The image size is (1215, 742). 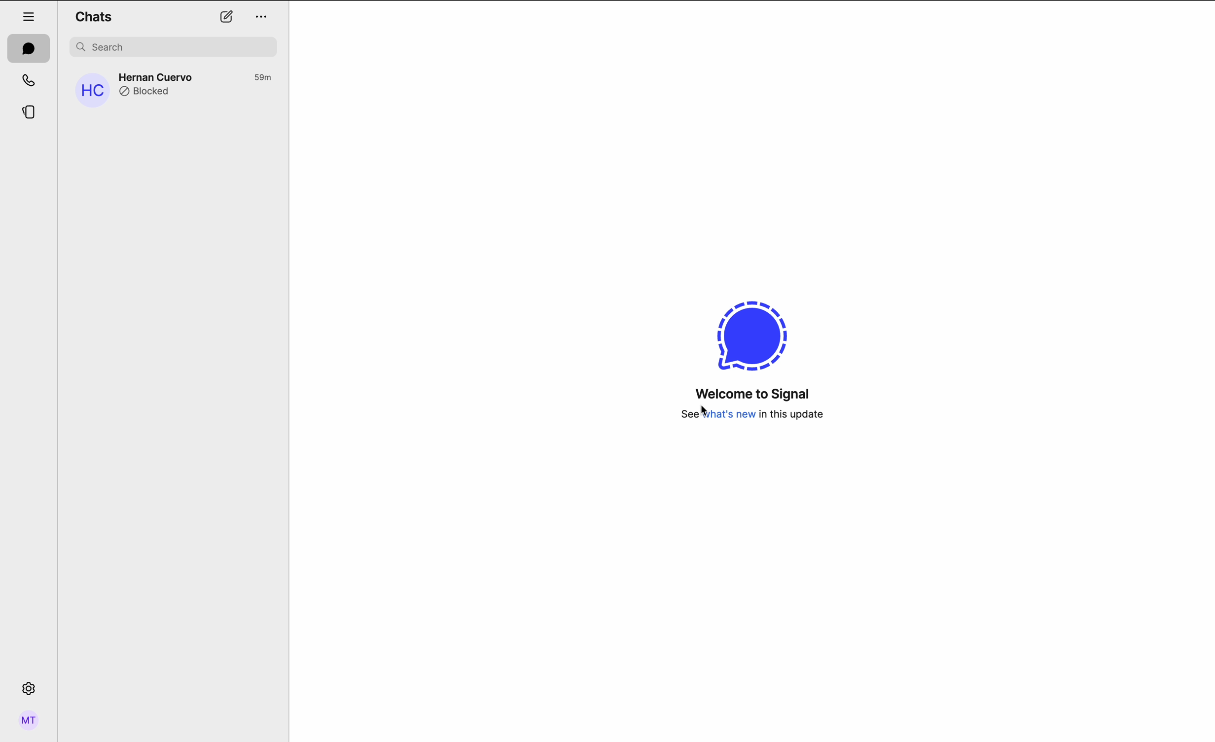 What do you see at coordinates (172, 88) in the screenshot?
I see `Hernan Cuervo blocked` at bounding box center [172, 88].